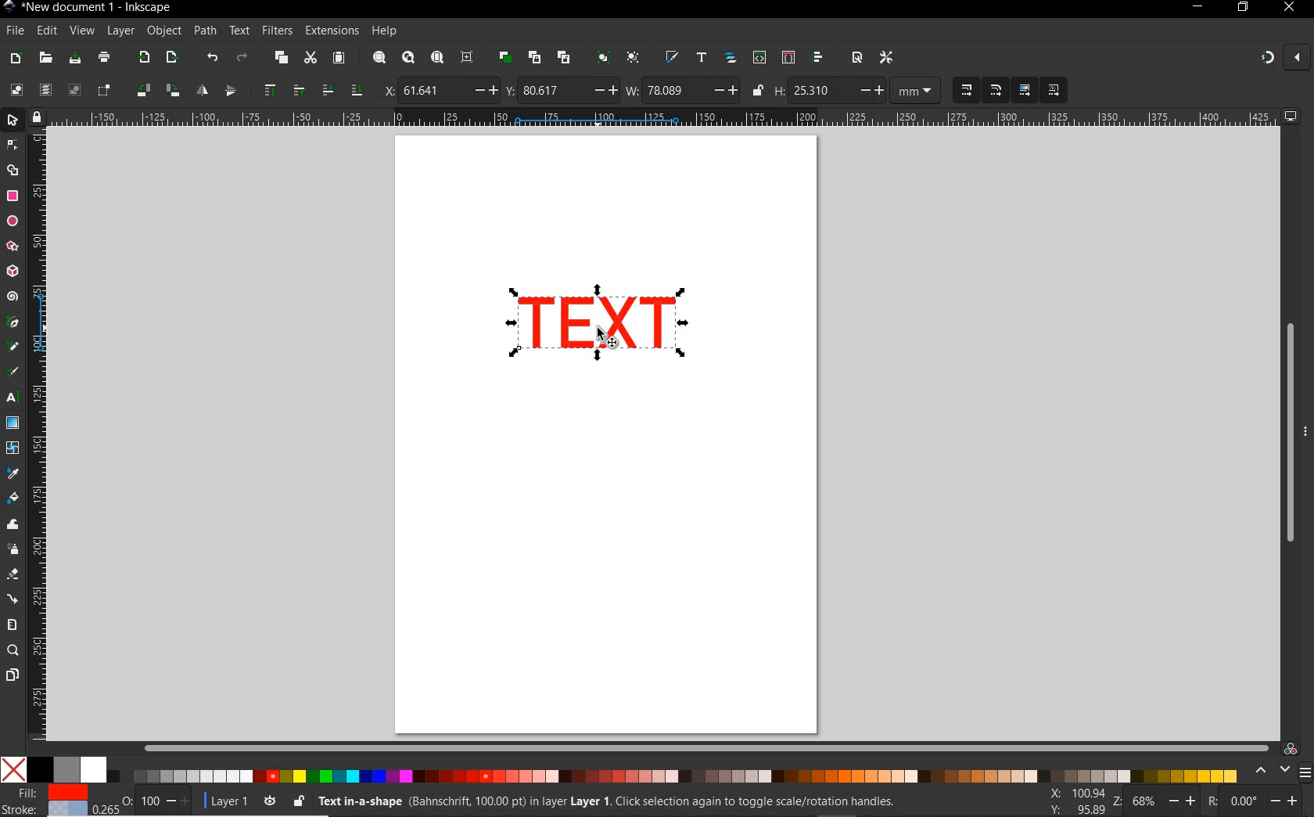 This screenshot has width=1314, height=817. Describe the element at coordinates (620, 771) in the screenshot. I see `color palette` at that location.